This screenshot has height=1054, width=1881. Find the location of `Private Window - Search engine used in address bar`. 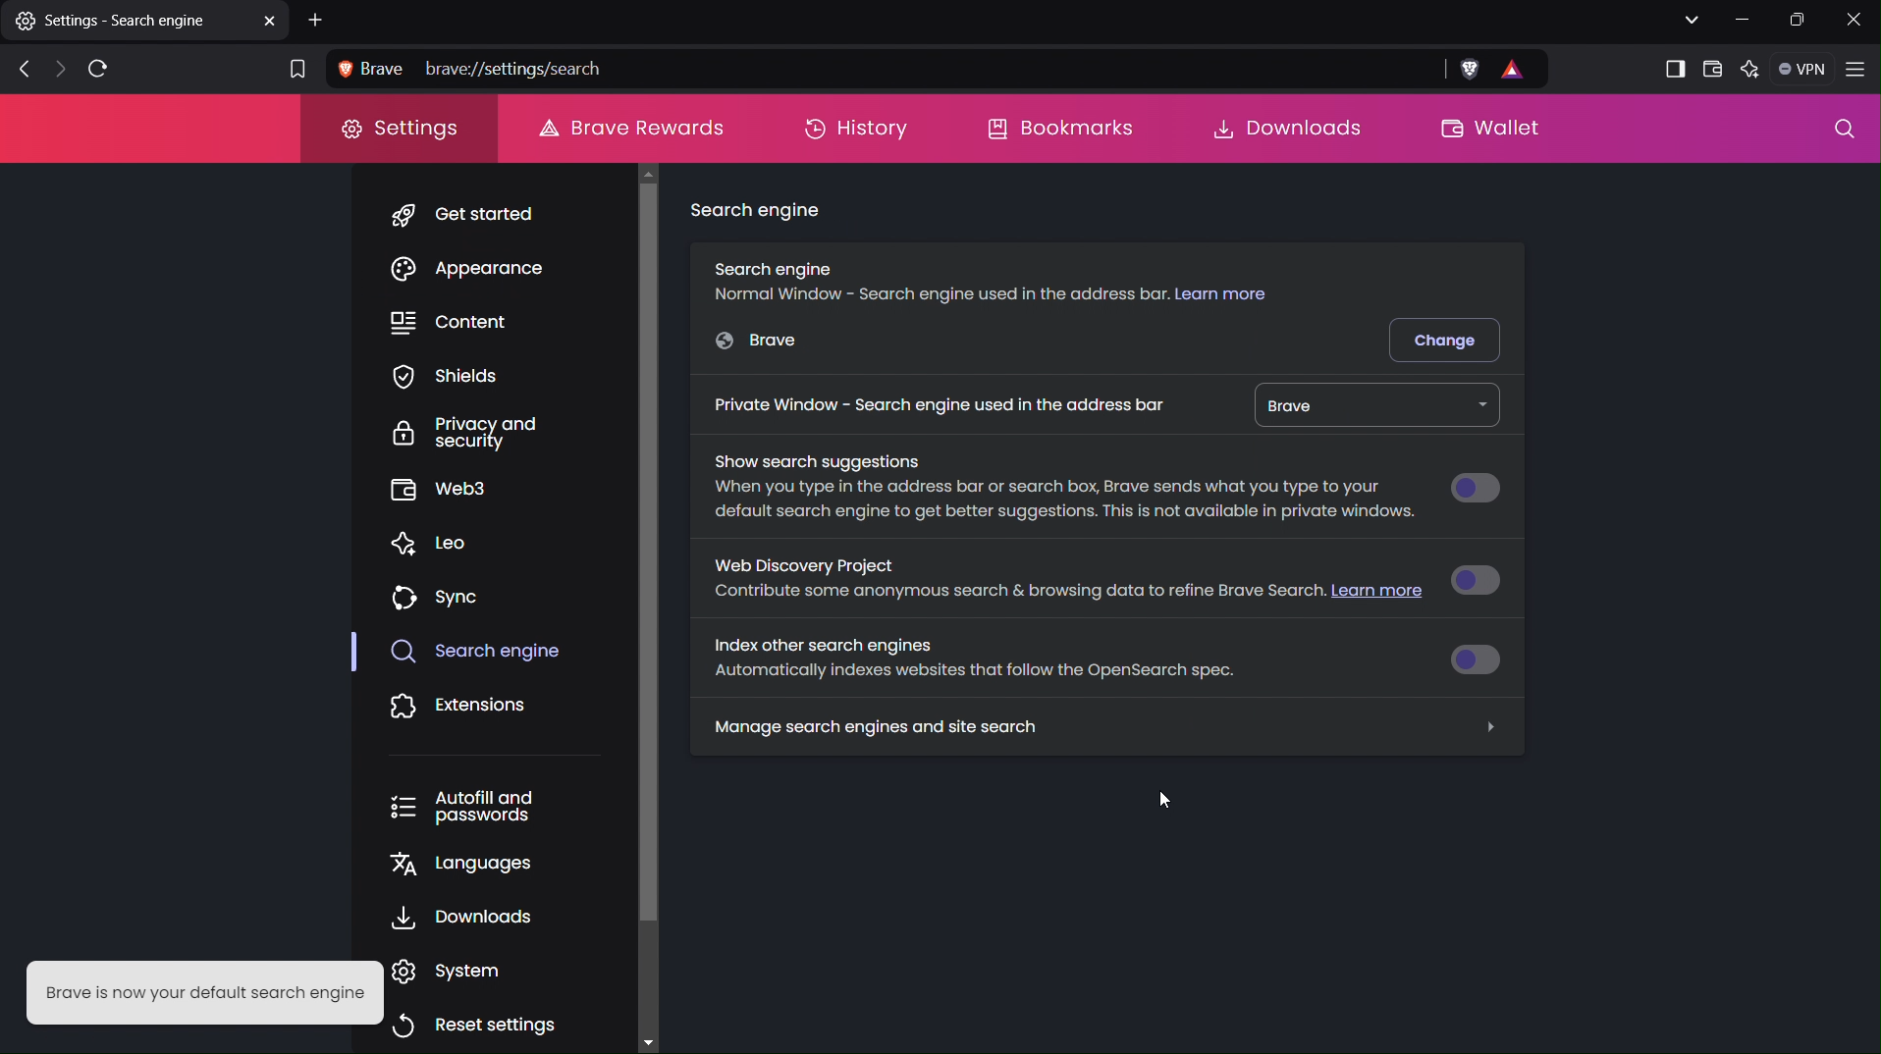

Private Window - Search engine used in address bar is located at coordinates (937, 402).